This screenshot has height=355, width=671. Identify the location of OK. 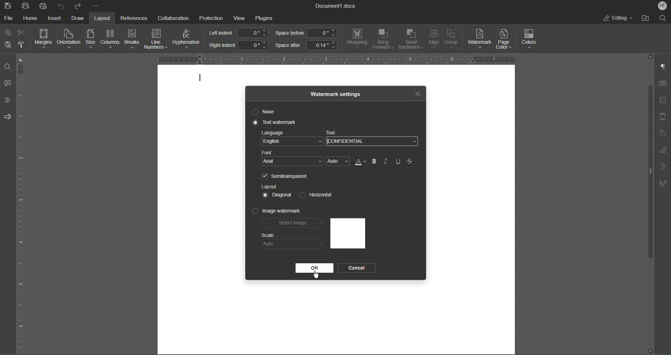
(314, 268).